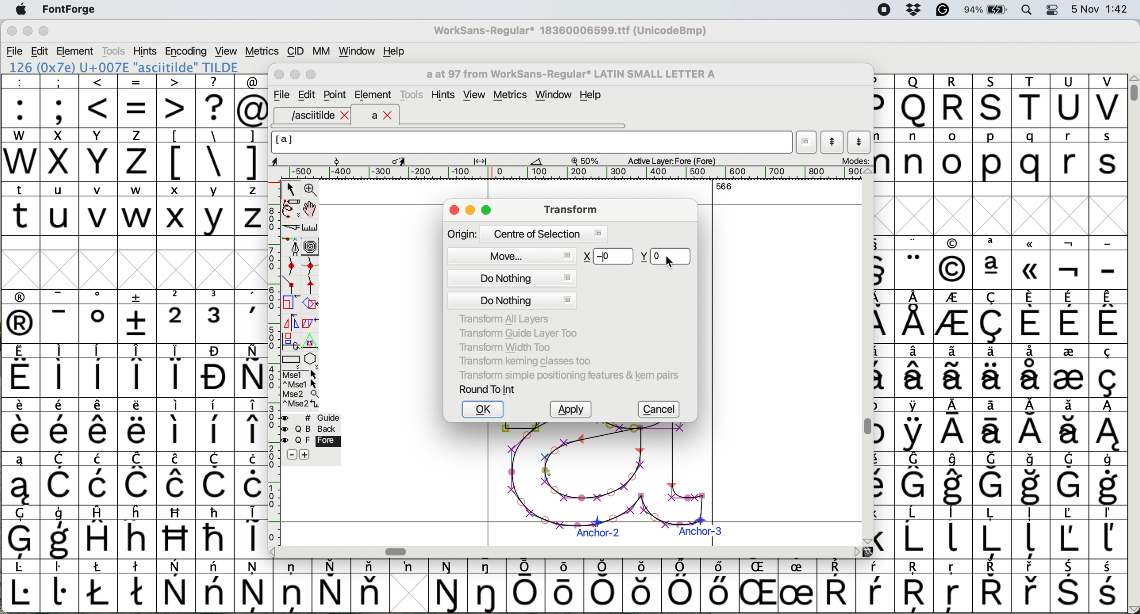 Image resolution: width=1140 pixels, height=614 pixels. Describe the element at coordinates (1069, 317) in the screenshot. I see `symbol` at that location.